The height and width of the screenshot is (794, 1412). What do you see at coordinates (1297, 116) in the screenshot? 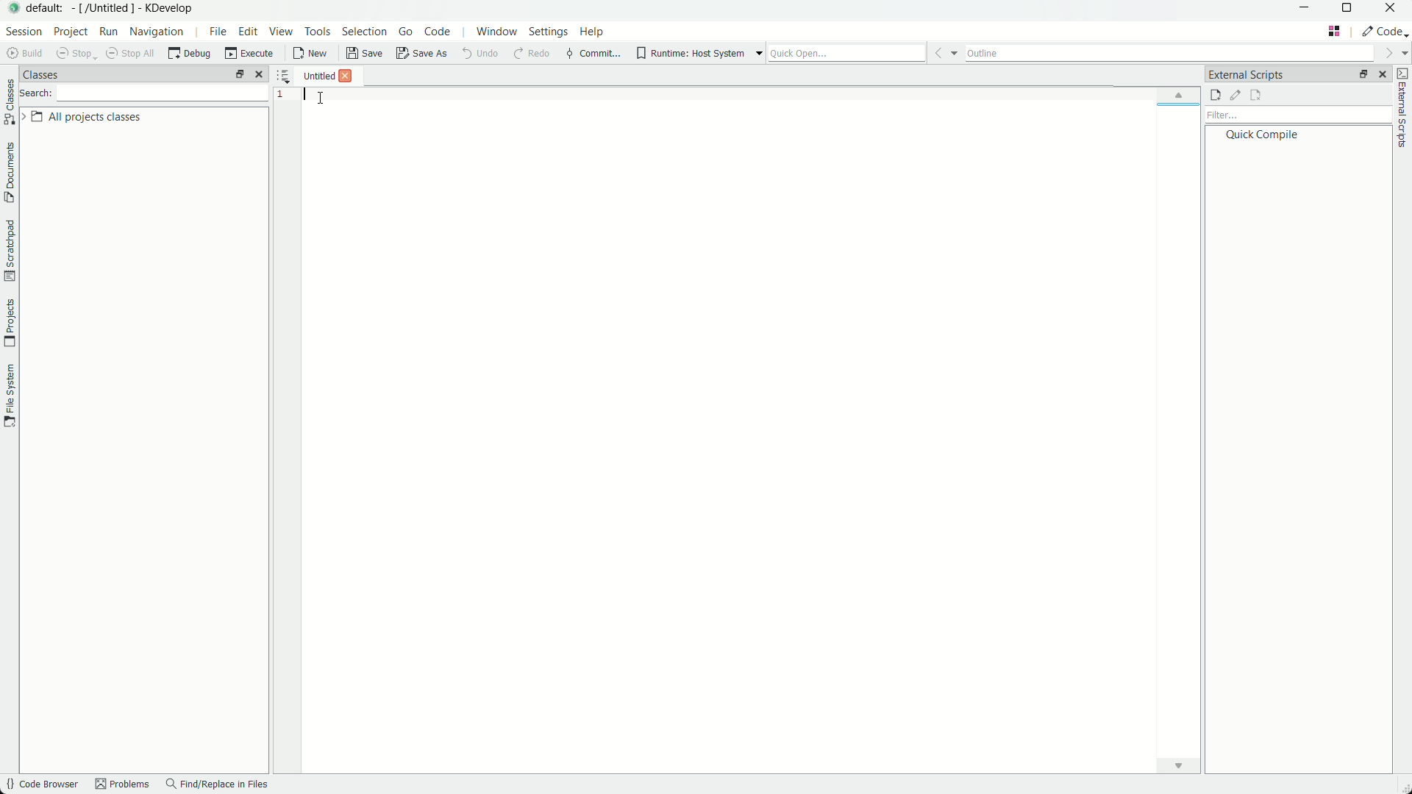
I see `filter` at bounding box center [1297, 116].